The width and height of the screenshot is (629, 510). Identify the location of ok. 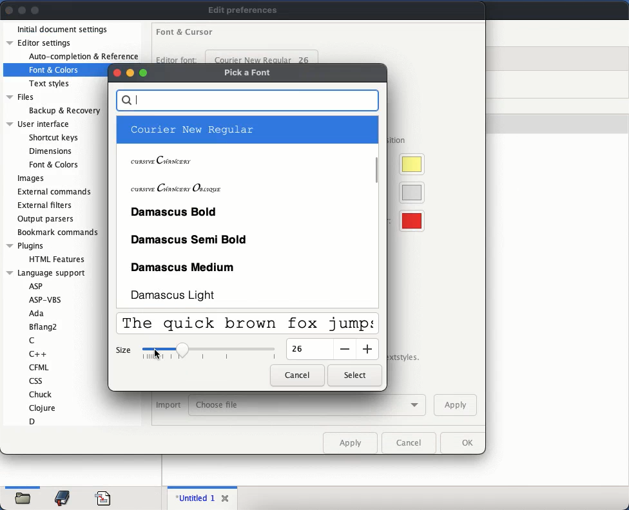
(464, 444).